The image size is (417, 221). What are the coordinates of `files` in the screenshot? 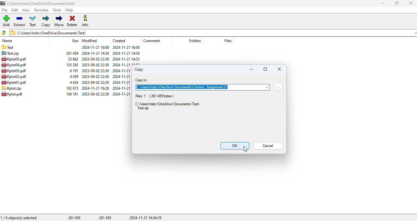 It's located at (228, 41).